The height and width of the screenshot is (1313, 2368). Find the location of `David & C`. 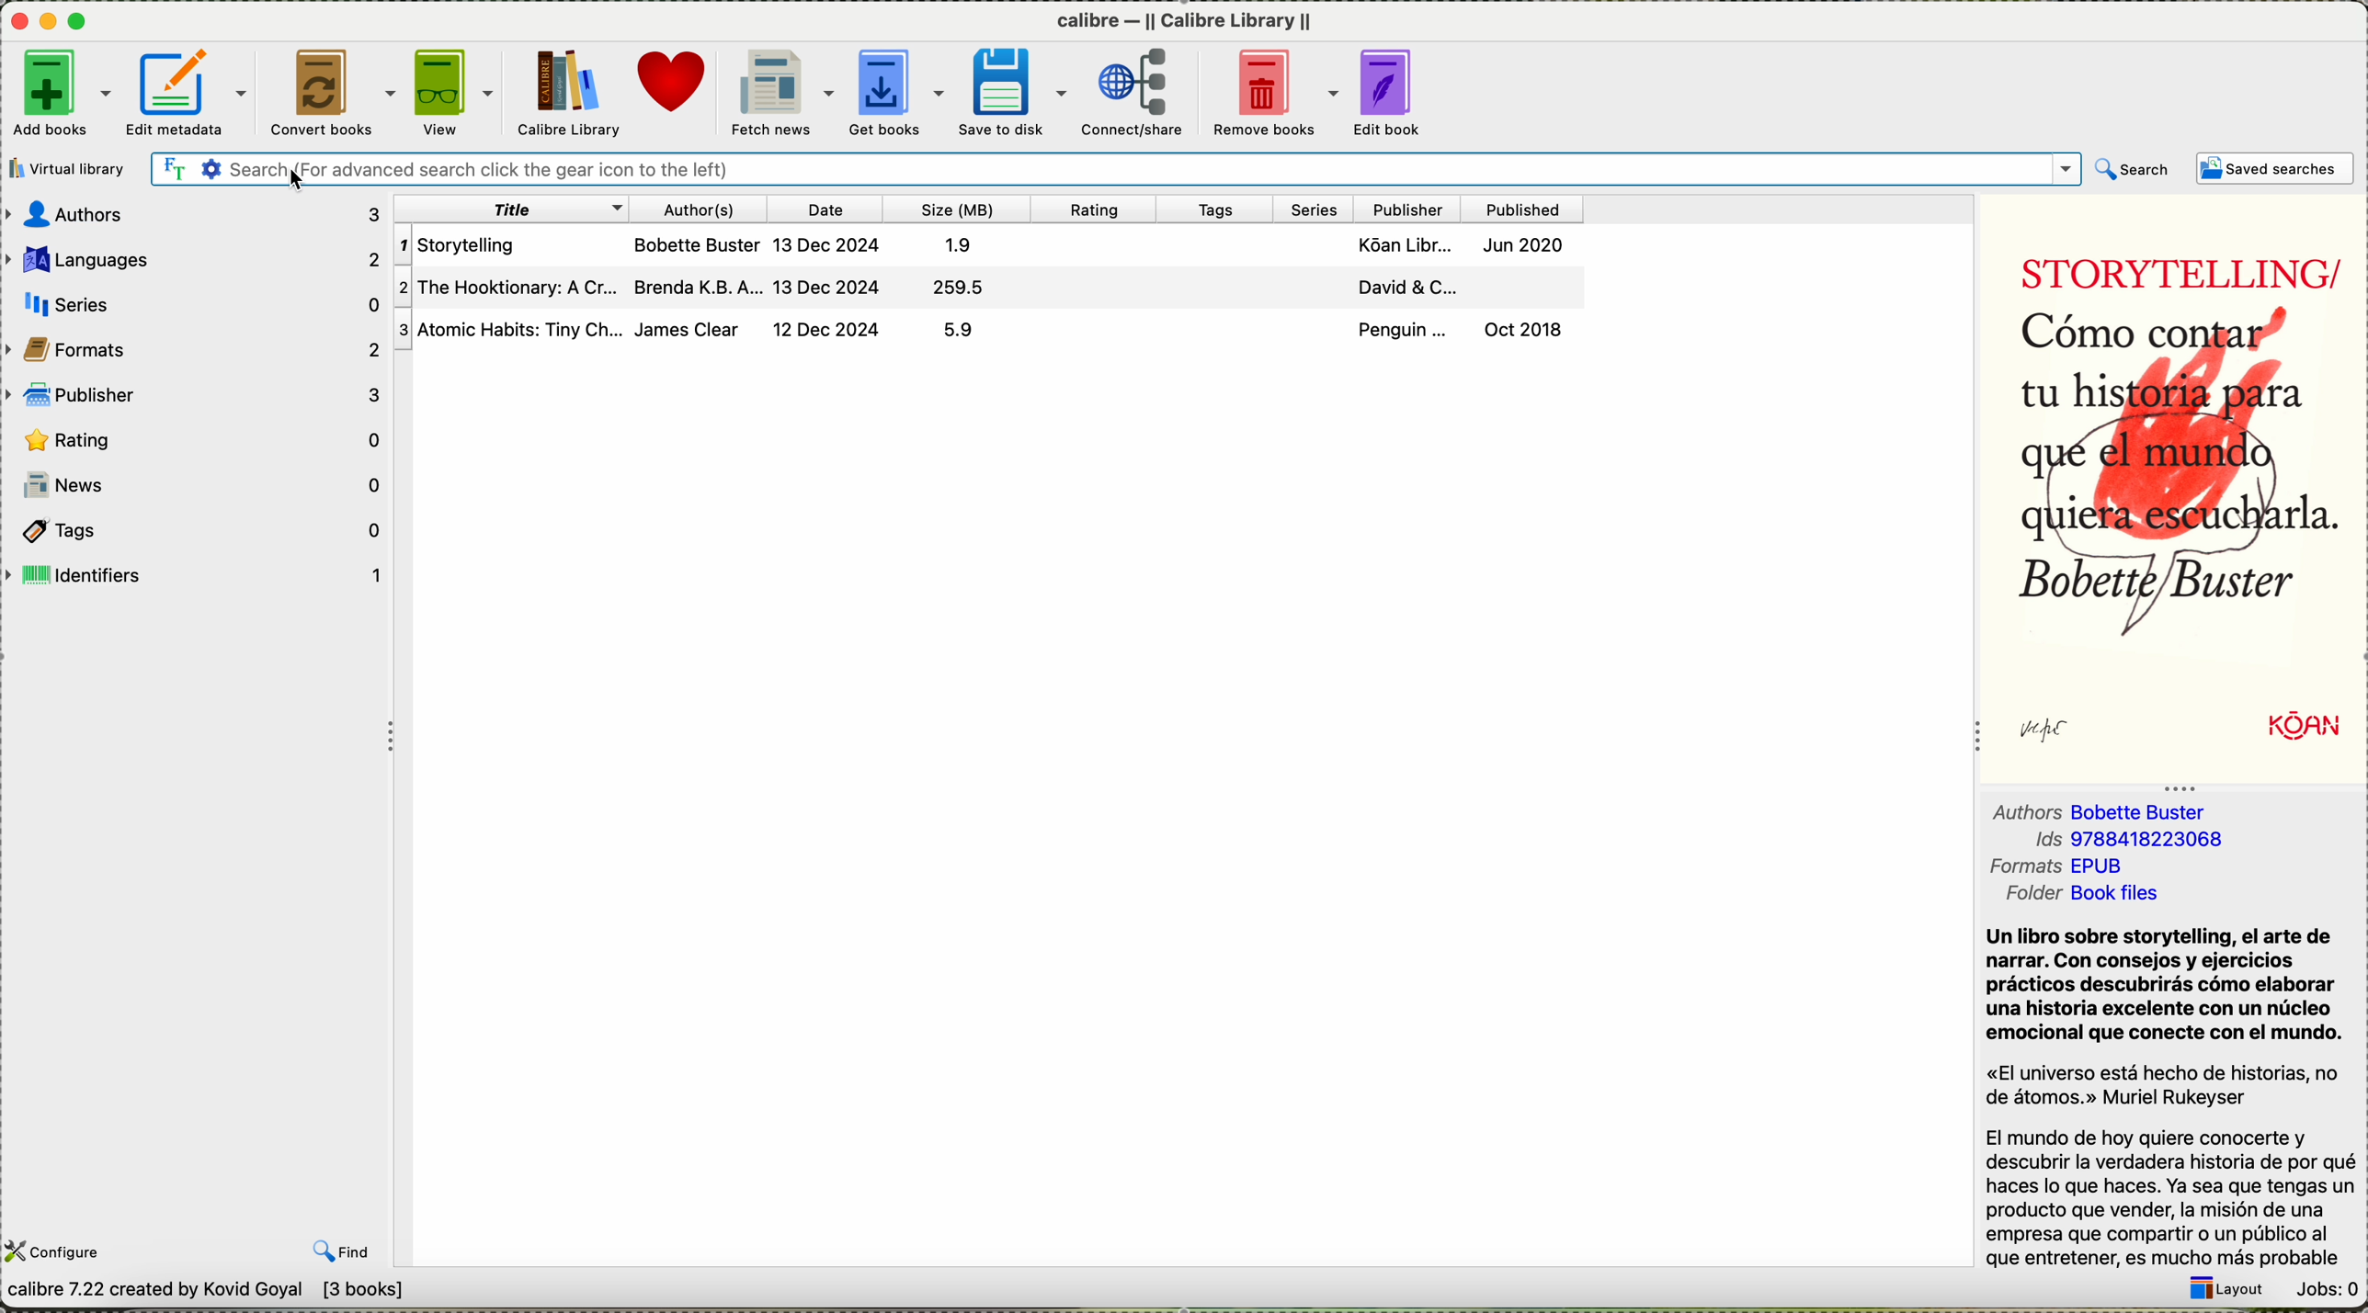

David & C is located at coordinates (1397, 287).